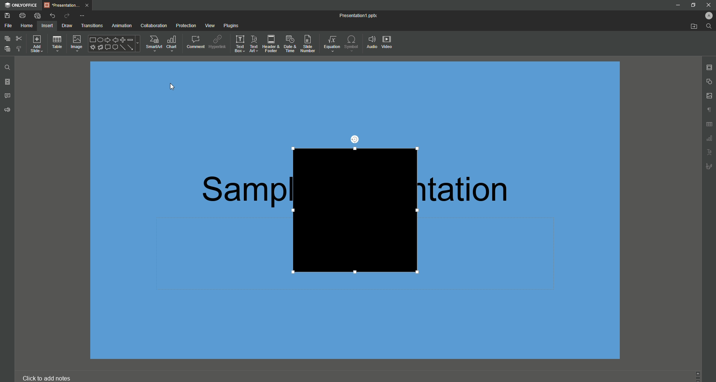 The width and height of the screenshot is (716, 382). What do you see at coordinates (709, 139) in the screenshot?
I see `Chart Settings` at bounding box center [709, 139].